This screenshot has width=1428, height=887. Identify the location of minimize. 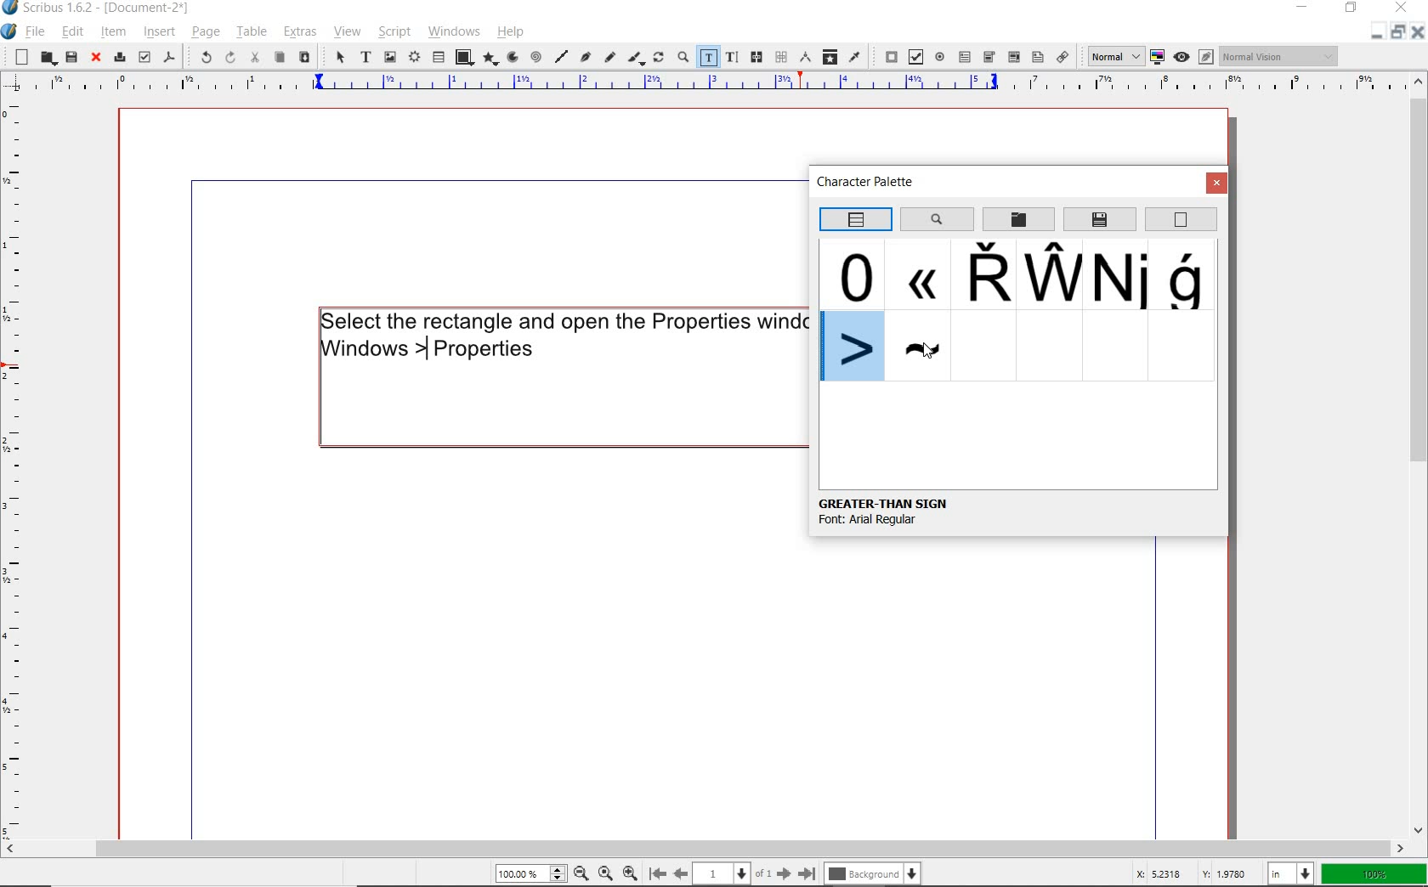
(1305, 6).